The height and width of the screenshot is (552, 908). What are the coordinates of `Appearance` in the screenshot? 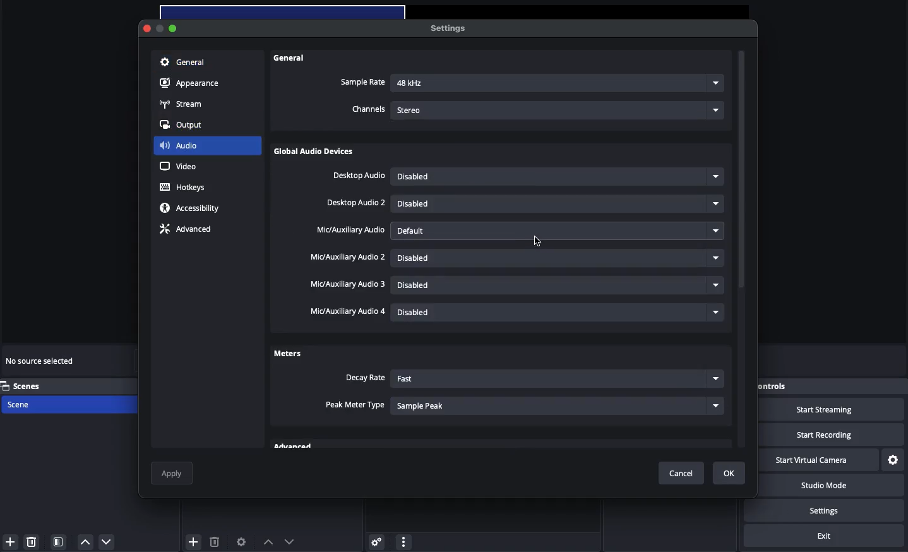 It's located at (191, 84).